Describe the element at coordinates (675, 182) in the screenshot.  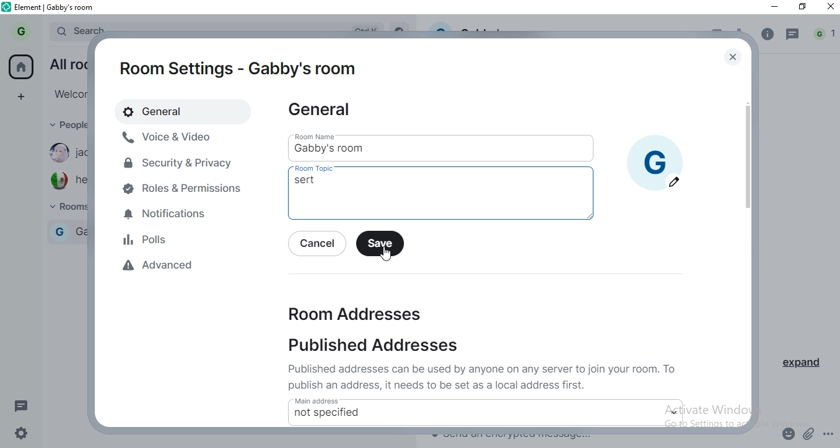
I see `edit` at that location.